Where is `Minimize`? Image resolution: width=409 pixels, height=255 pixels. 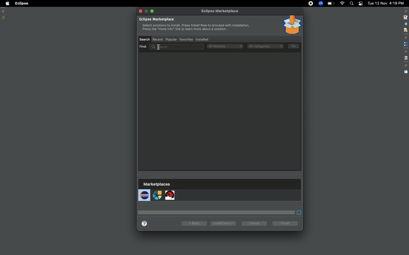
Minimize is located at coordinates (153, 11).